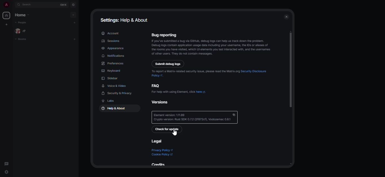 The height and width of the screenshot is (177, 385). I want to click on home, so click(24, 15).